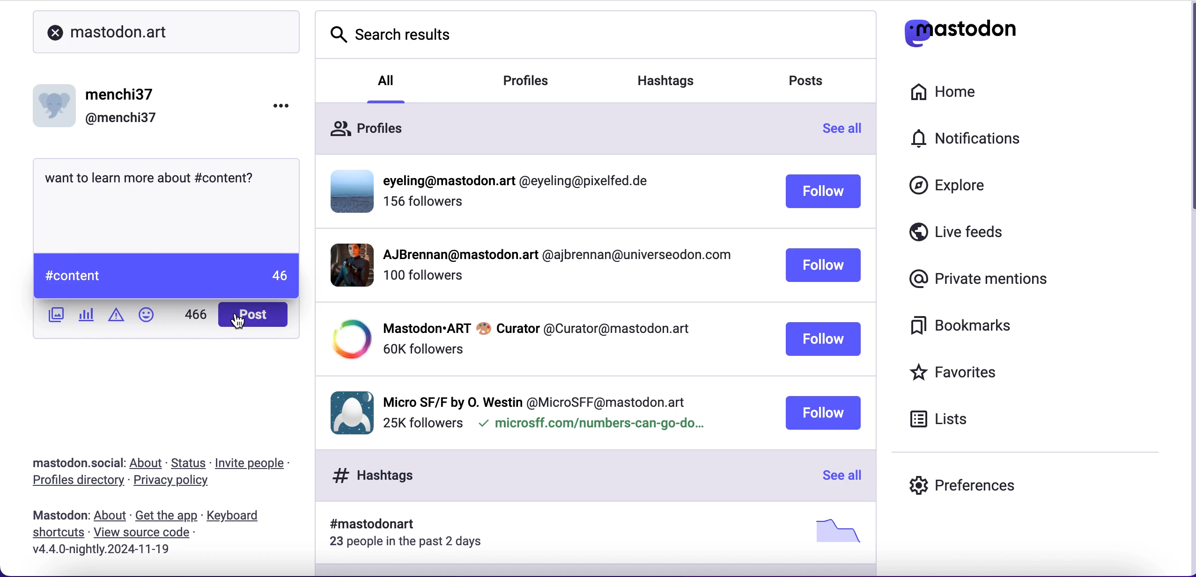 This screenshot has height=577, width=1196. I want to click on hashtags, so click(678, 77).